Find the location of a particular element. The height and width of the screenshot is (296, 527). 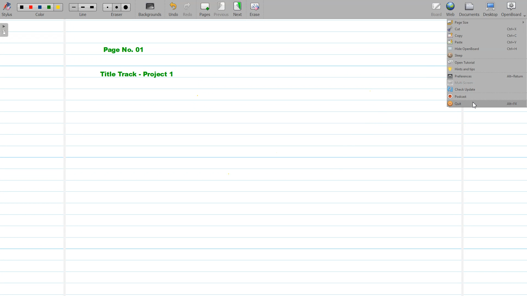

Page size is located at coordinates (486, 23).